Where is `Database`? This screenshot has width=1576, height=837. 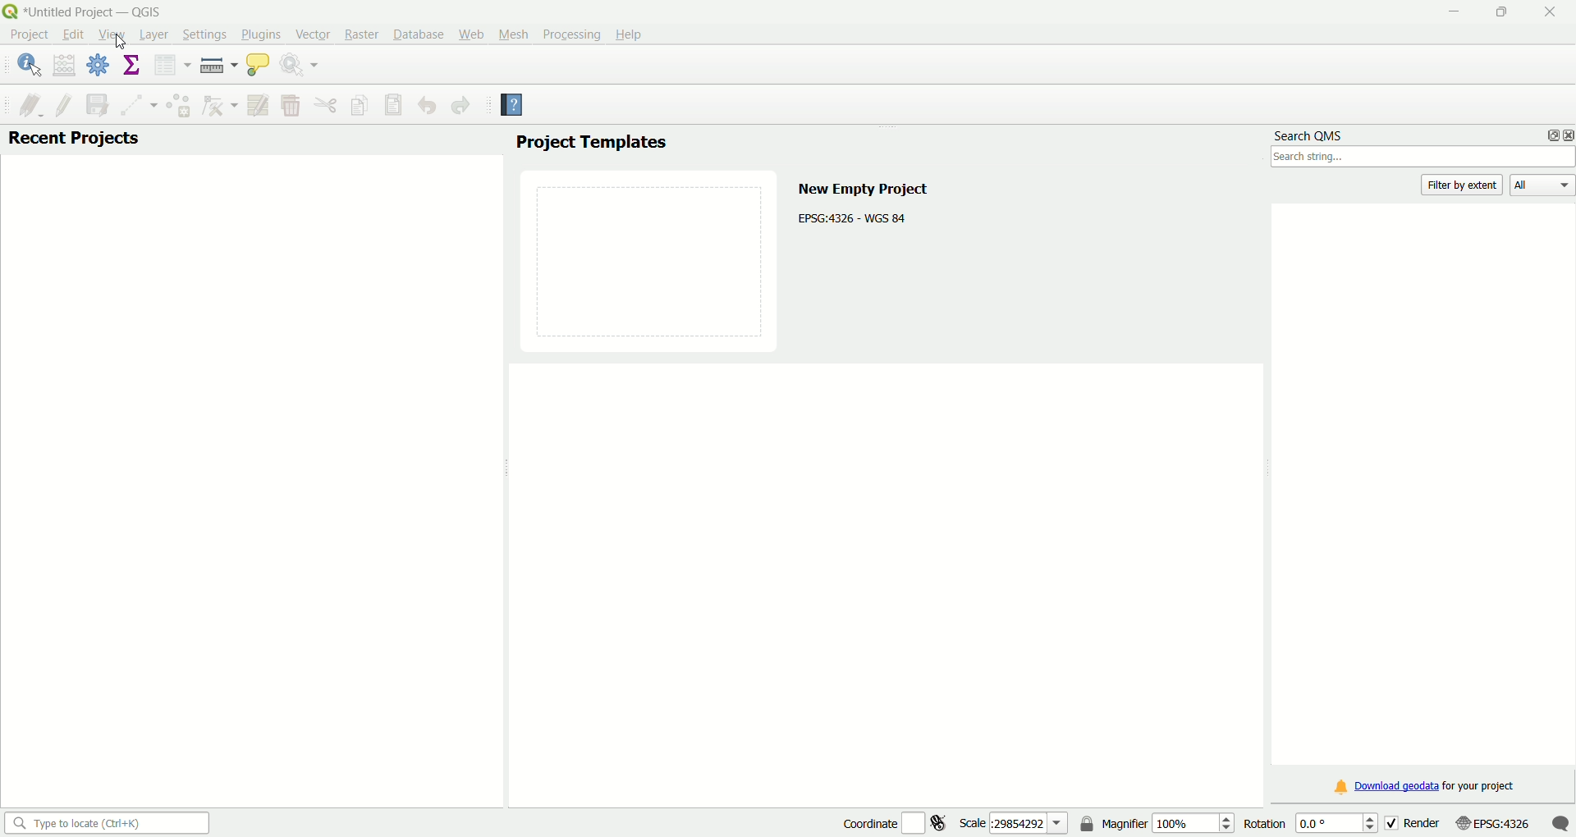
Database is located at coordinates (418, 34).